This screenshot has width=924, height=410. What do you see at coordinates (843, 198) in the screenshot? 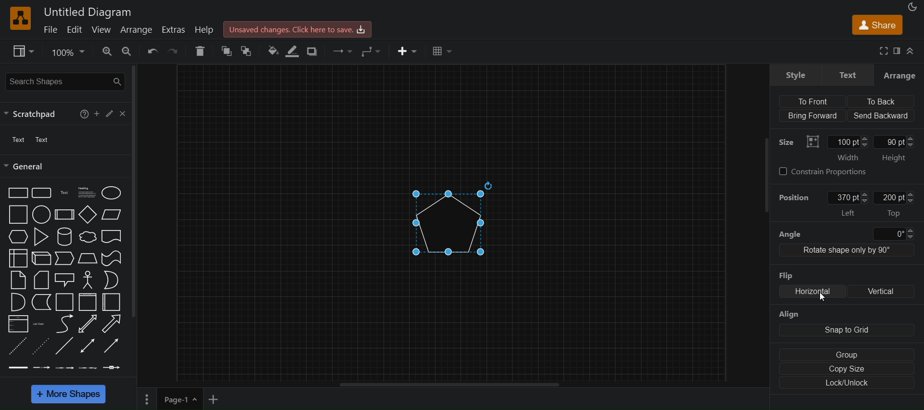
I see `Manually input left position` at bounding box center [843, 198].